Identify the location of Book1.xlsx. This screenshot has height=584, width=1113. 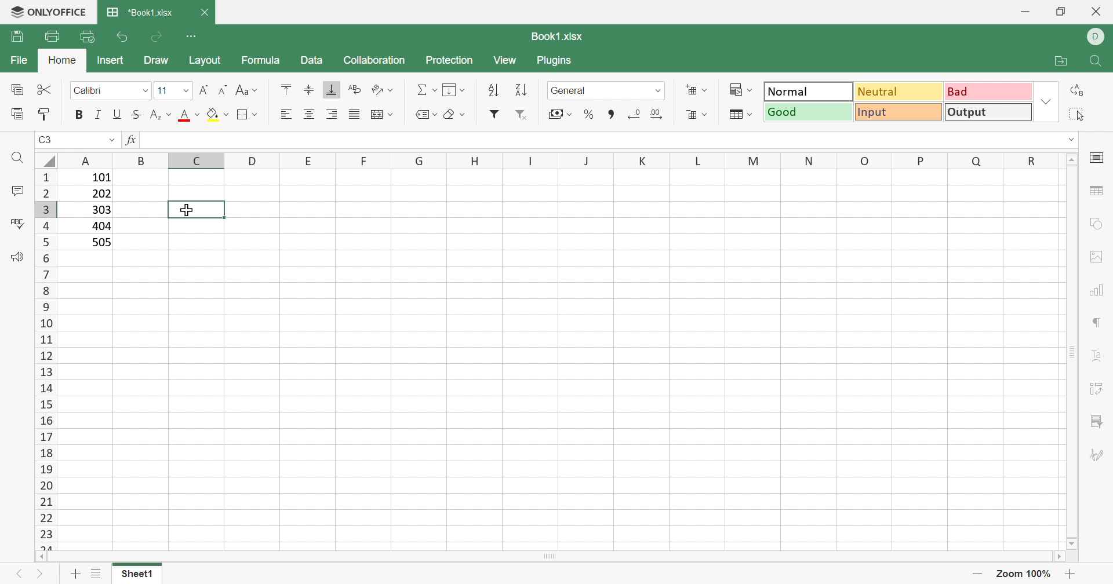
(555, 38).